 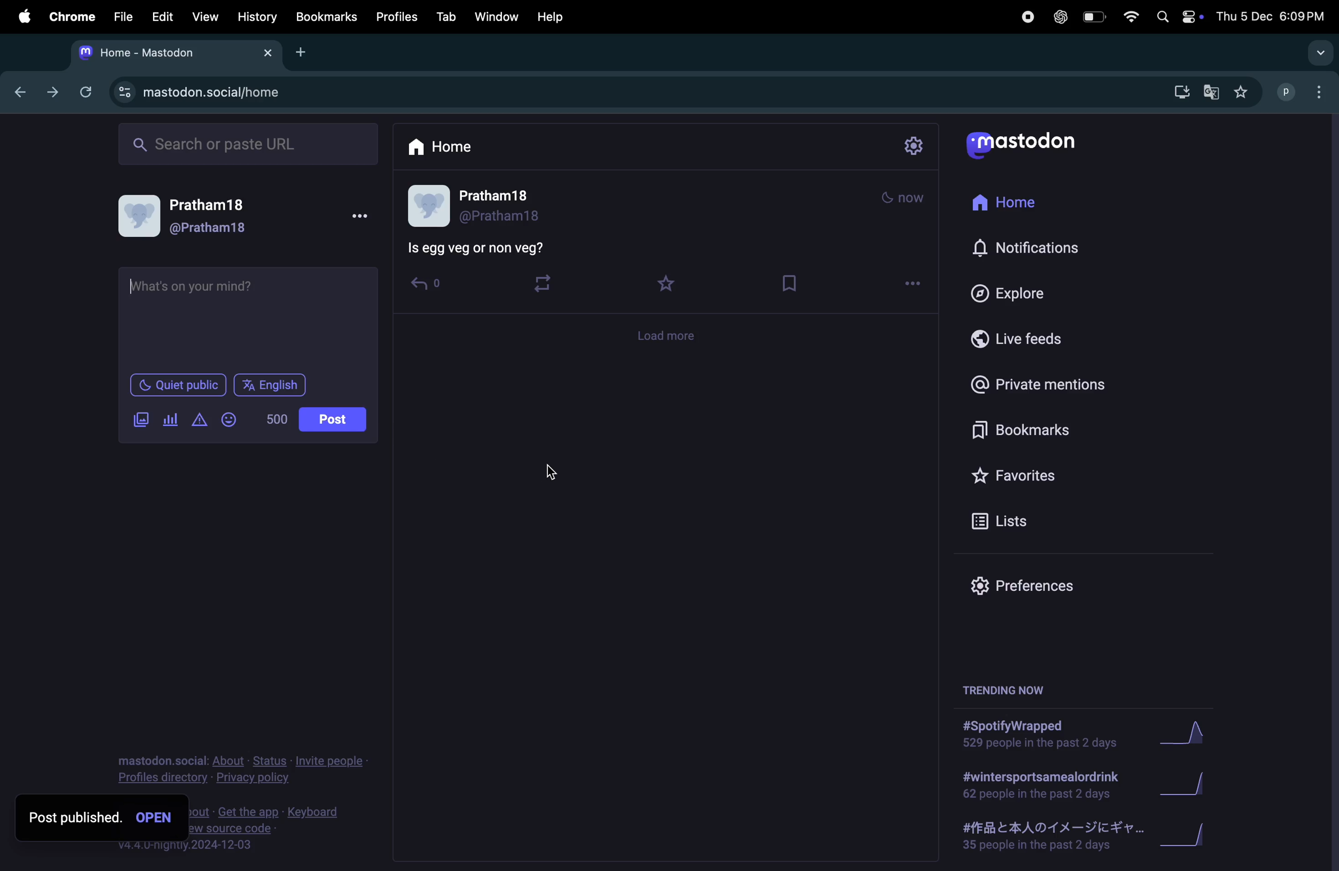 I want to click on post, so click(x=335, y=418).